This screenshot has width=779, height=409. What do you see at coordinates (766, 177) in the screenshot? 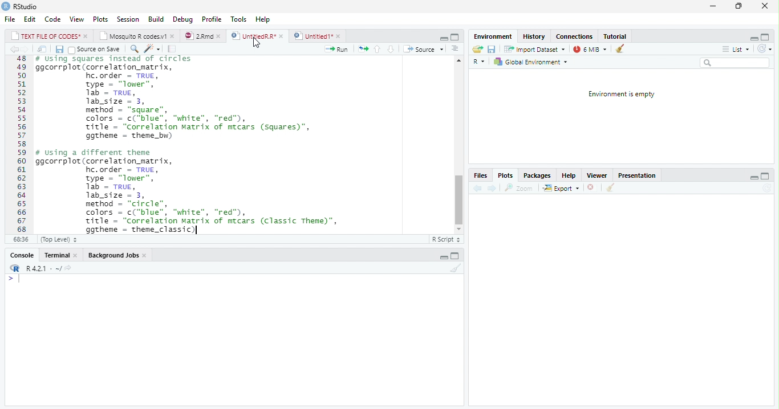
I see `hide console` at bounding box center [766, 177].